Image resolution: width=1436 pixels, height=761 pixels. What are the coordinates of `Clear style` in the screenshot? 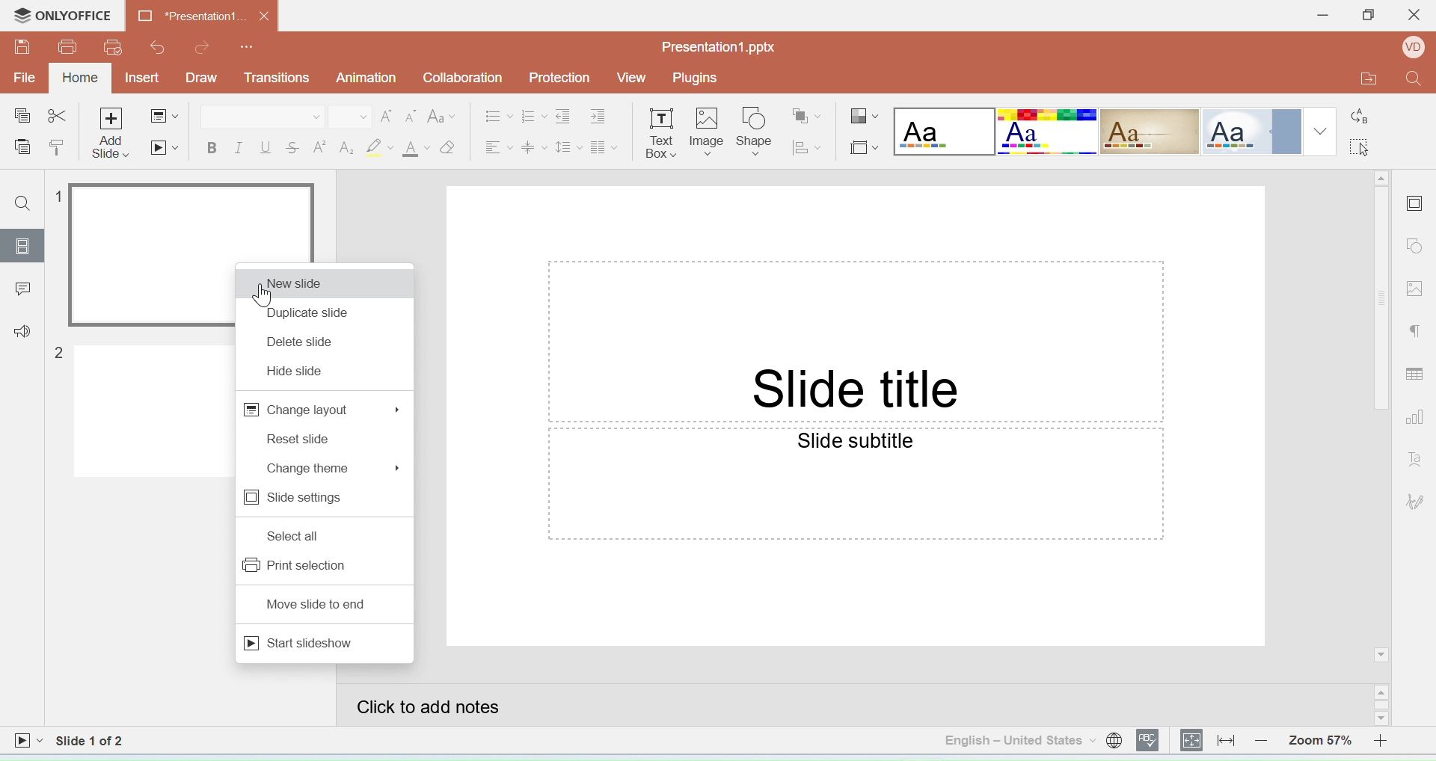 It's located at (449, 147).